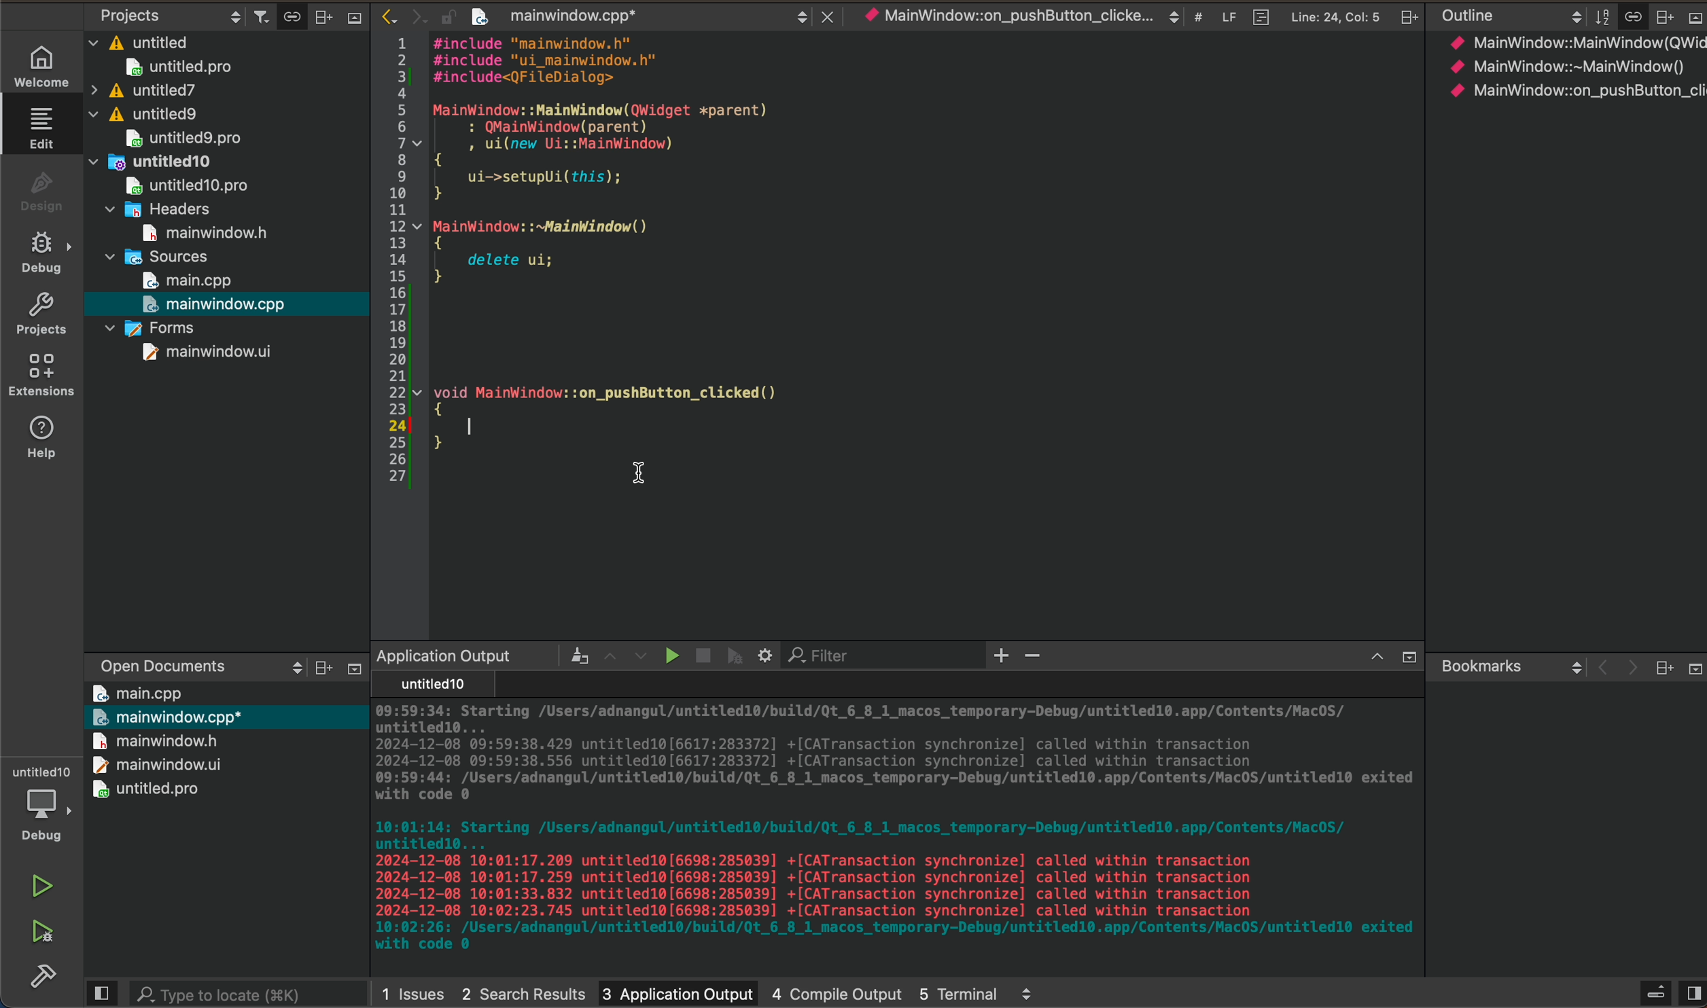 This screenshot has height=1008, width=1707. Describe the element at coordinates (837, 990) in the screenshot. I see `4 Compile output` at that location.